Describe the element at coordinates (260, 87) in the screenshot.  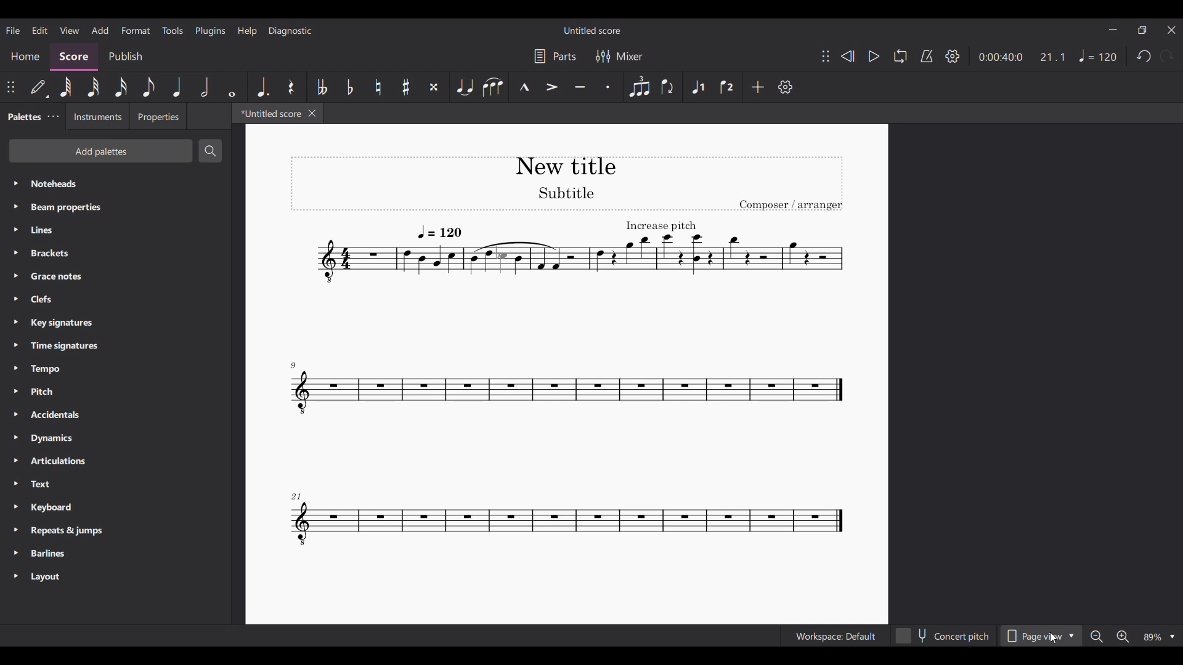
I see `Augmentation dot` at that location.